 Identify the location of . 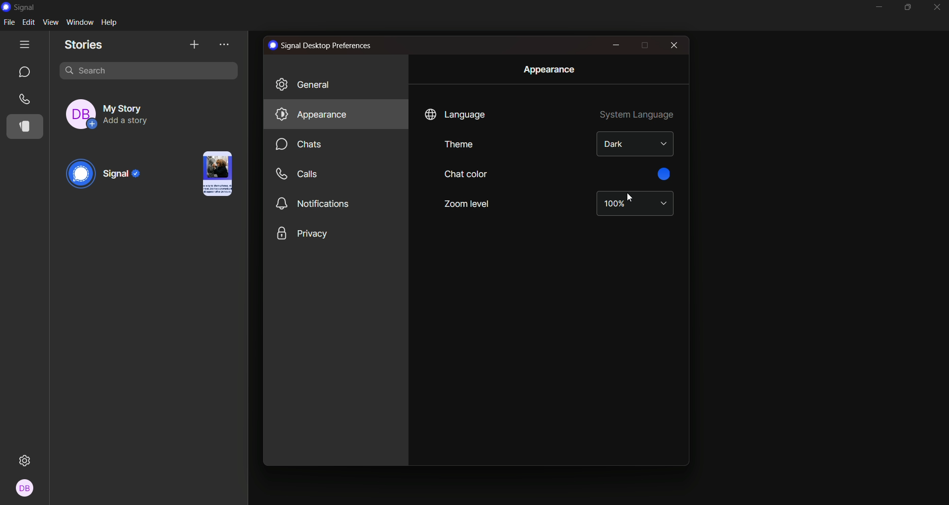
(27, 489).